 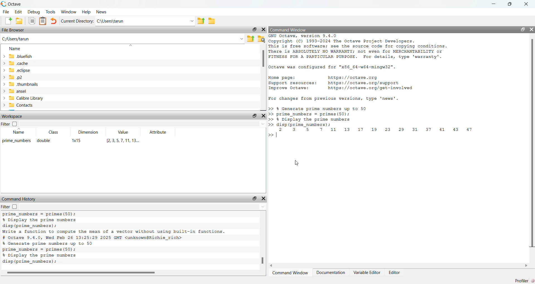 What do you see at coordinates (86, 12) in the screenshot?
I see `help` at bounding box center [86, 12].